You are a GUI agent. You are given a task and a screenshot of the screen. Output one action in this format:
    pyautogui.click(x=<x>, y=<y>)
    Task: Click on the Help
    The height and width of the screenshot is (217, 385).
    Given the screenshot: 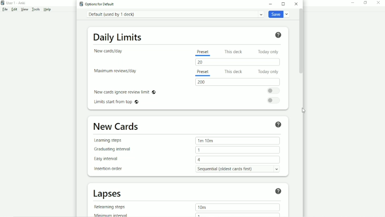 What is the action you would take?
    pyautogui.click(x=280, y=35)
    